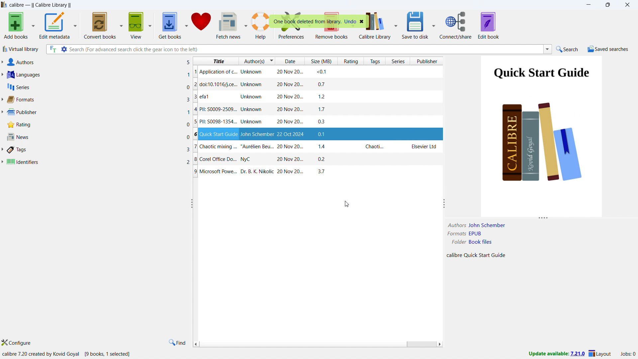  I want to click on scroll left, so click(195, 344).